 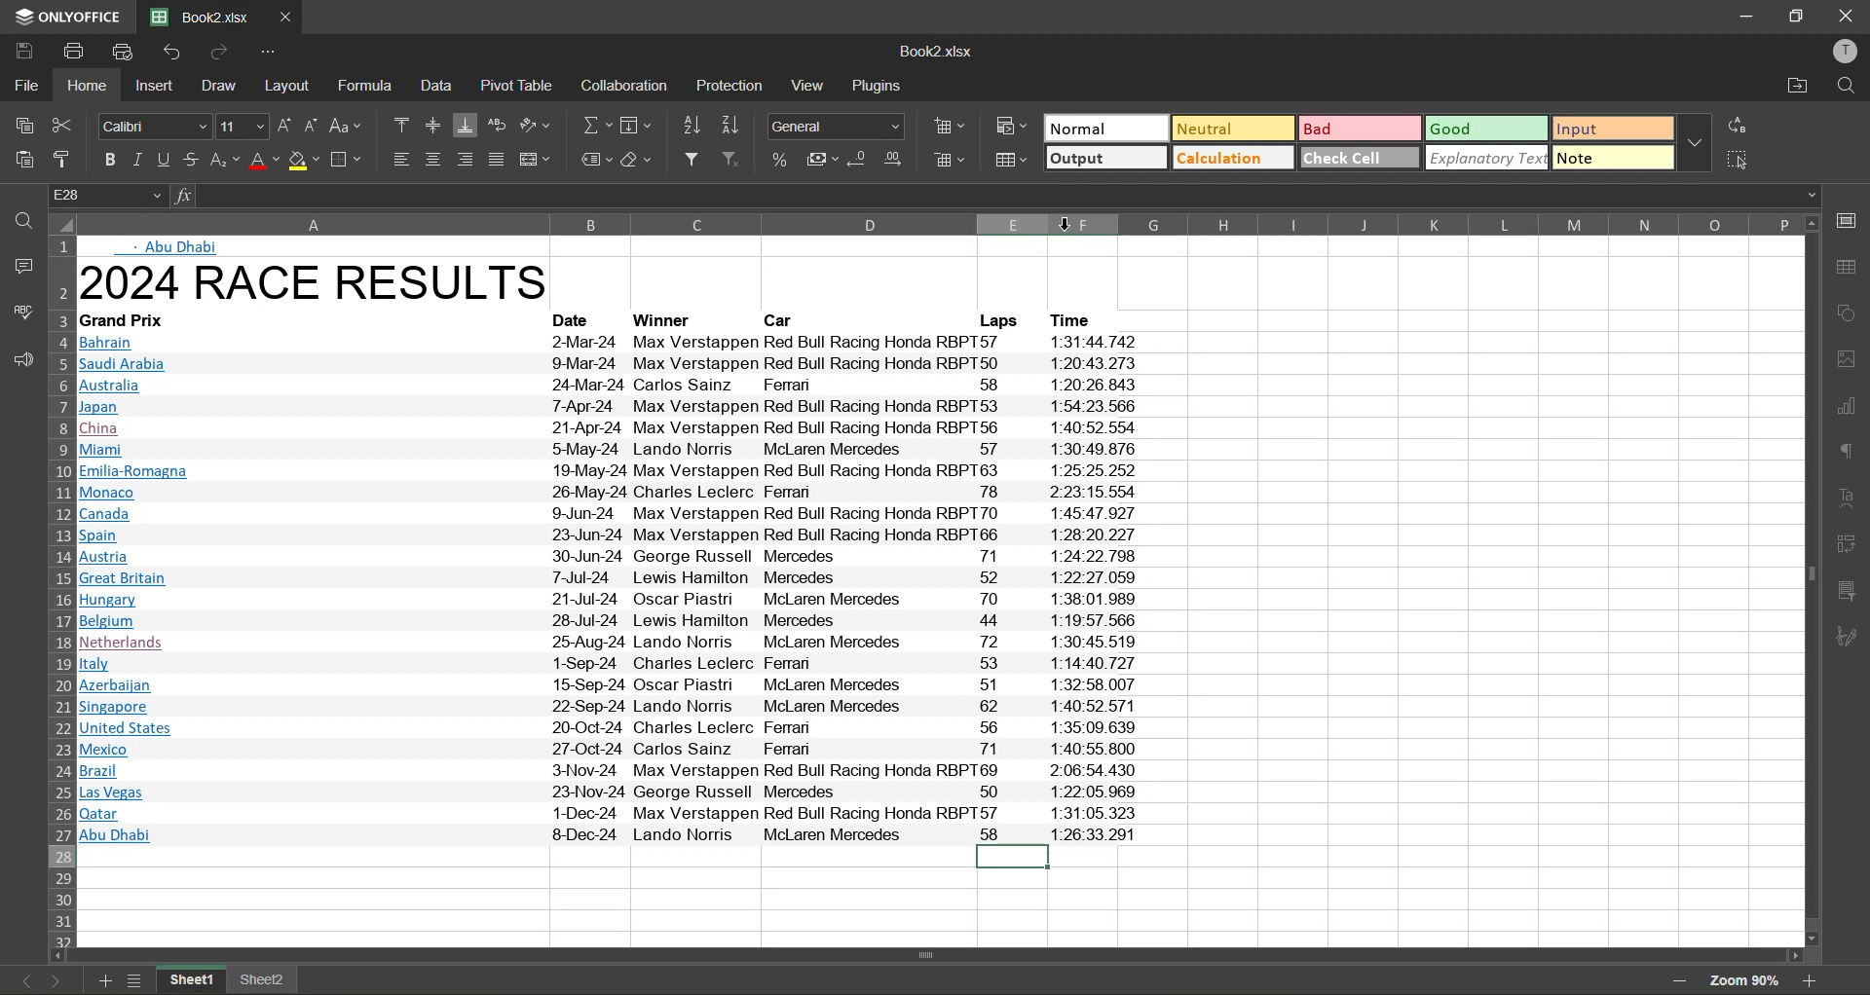 I want to click on sort ascending, so click(x=688, y=126).